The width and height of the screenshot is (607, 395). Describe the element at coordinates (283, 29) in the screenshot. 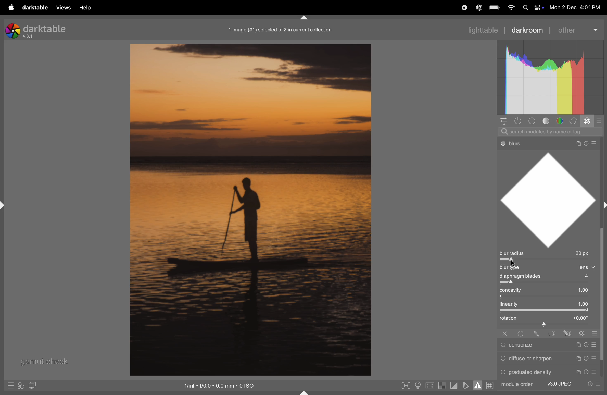

I see `1 image in collections` at that location.